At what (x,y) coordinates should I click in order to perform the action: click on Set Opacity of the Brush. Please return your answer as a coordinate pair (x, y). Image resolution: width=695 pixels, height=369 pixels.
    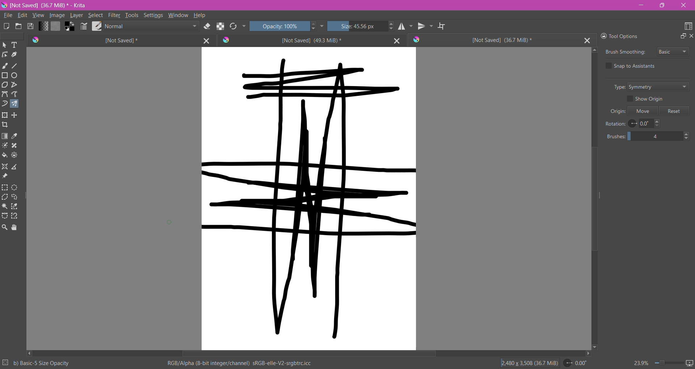
    Looking at the image, I should click on (279, 27).